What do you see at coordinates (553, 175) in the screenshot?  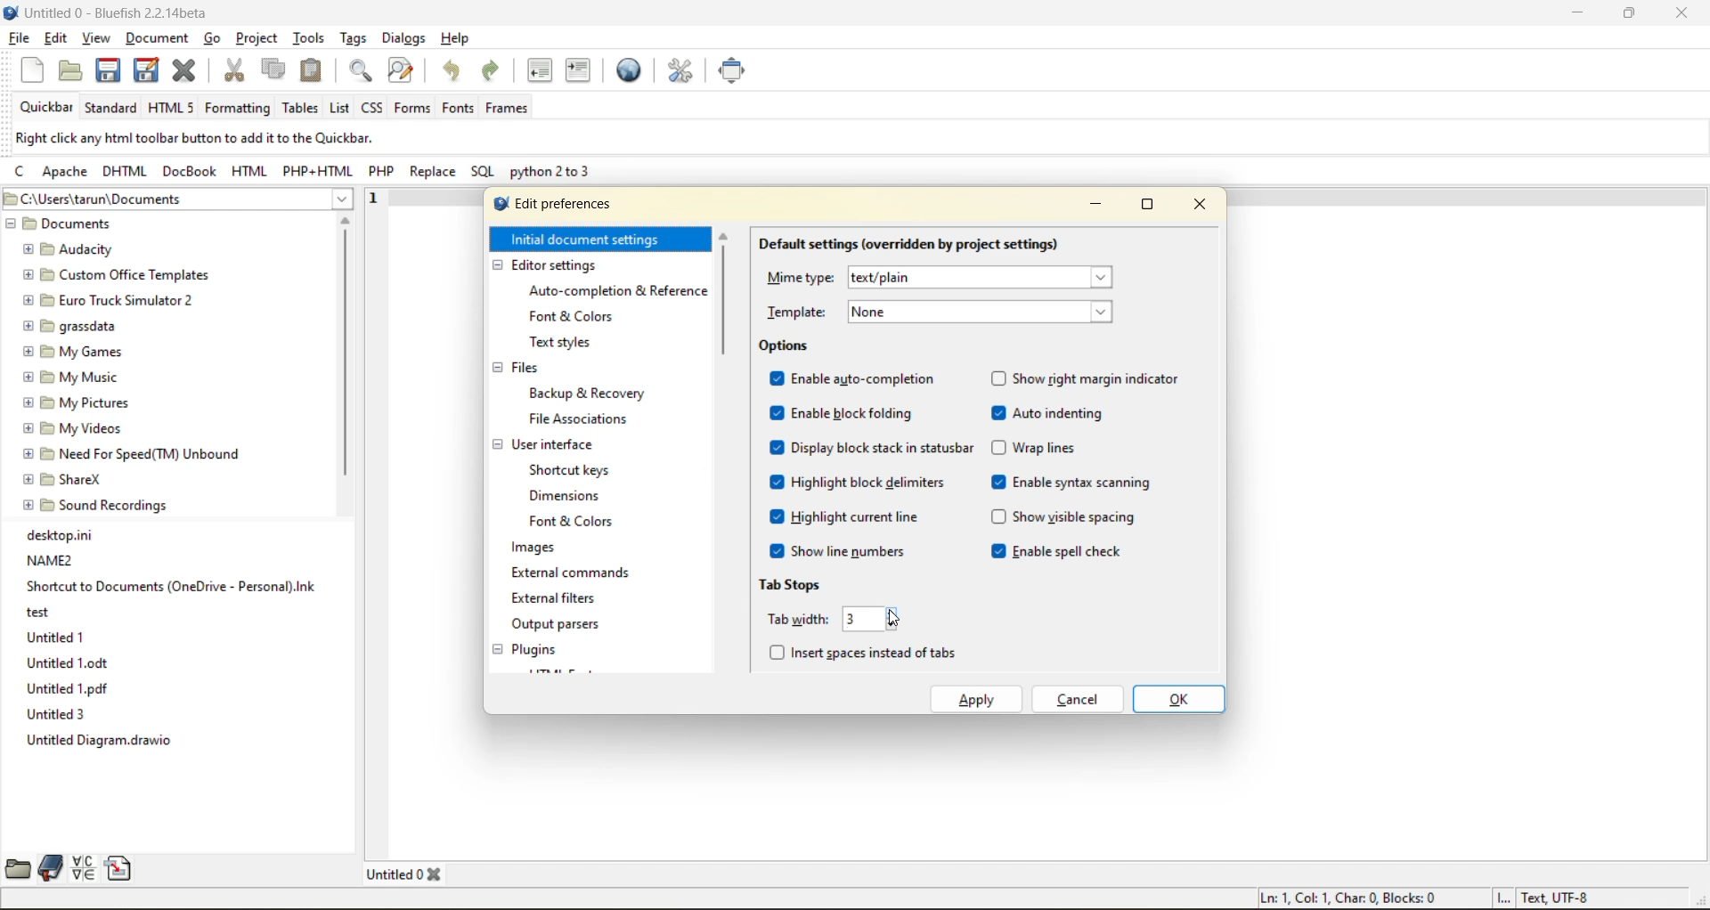 I see `python 2 to 3` at bounding box center [553, 175].